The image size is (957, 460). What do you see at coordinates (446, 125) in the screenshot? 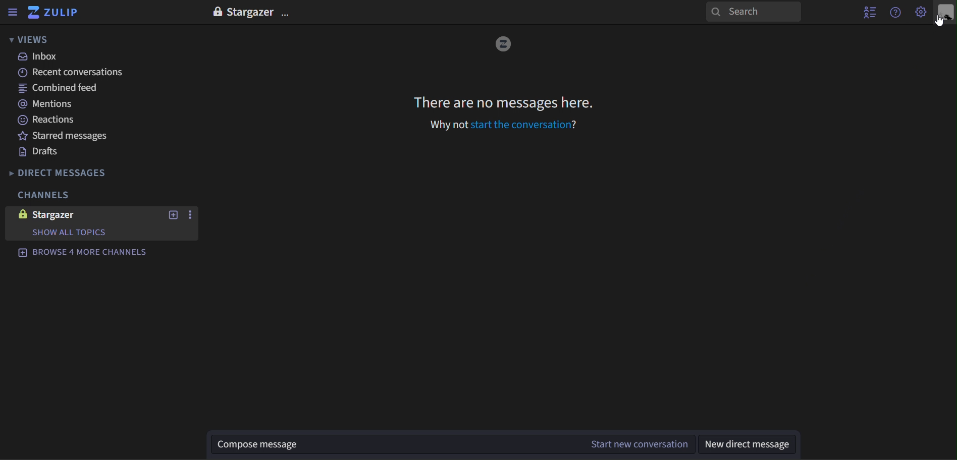
I see `why not` at bounding box center [446, 125].